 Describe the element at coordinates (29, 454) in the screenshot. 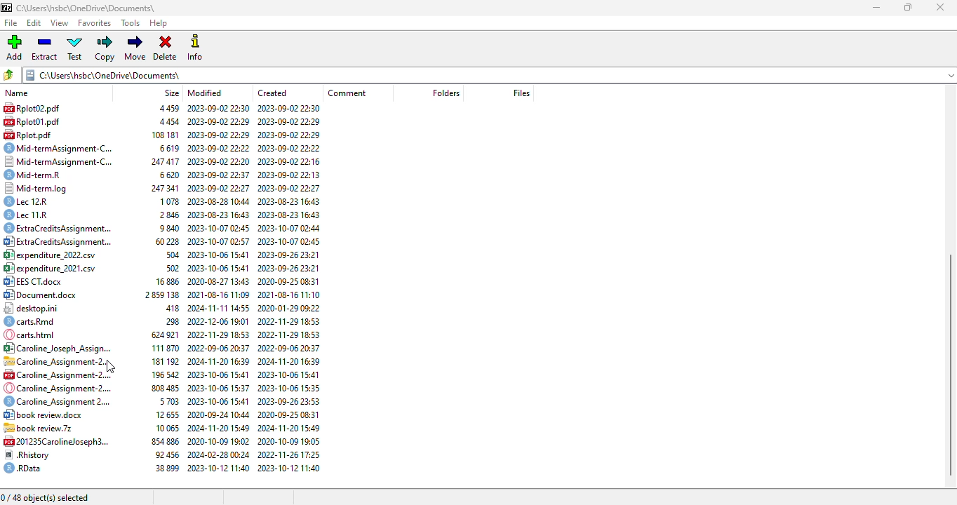

I see `rhistory` at that location.